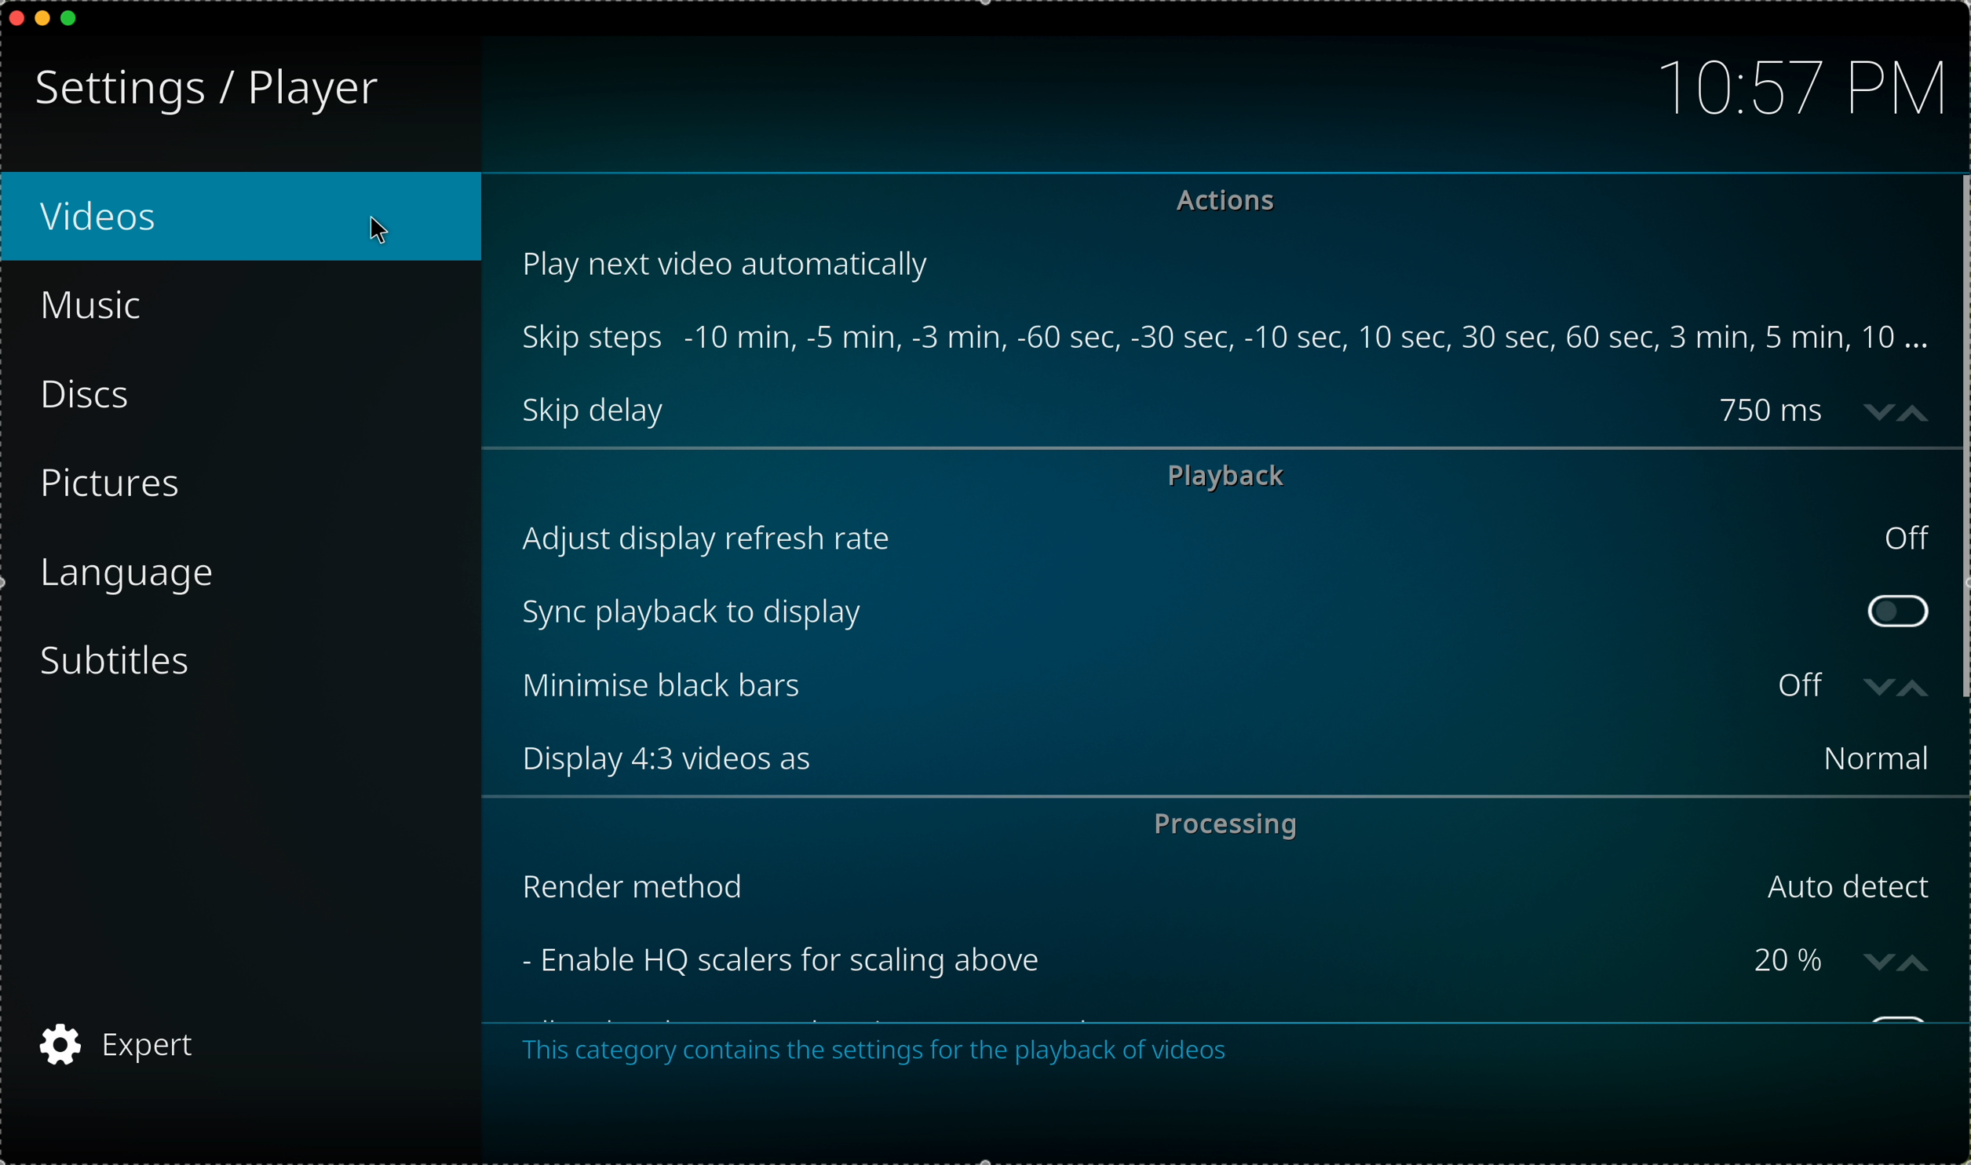 The height and width of the screenshot is (1165, 1971). Describe the element at coordinates (110, 310) in the screenshot. I see `music` at that location.